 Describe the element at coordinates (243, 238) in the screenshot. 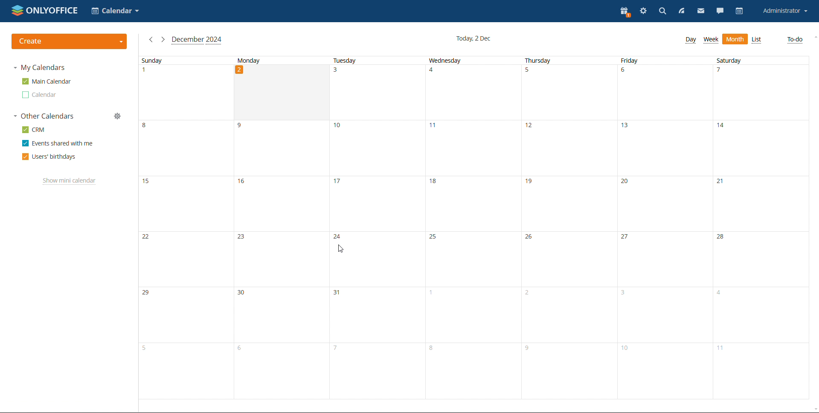

I see `23` at that location.